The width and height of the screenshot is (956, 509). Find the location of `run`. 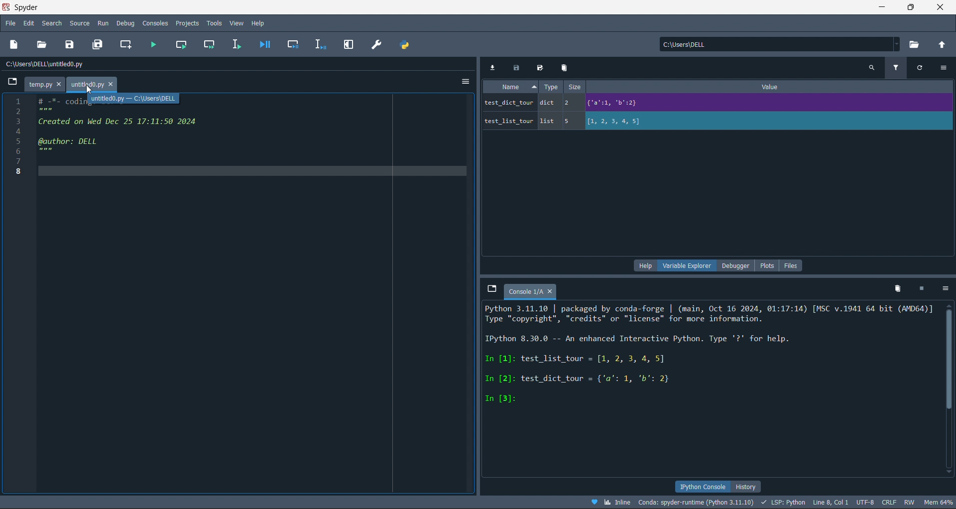

run is located at coordinates (102, 23).